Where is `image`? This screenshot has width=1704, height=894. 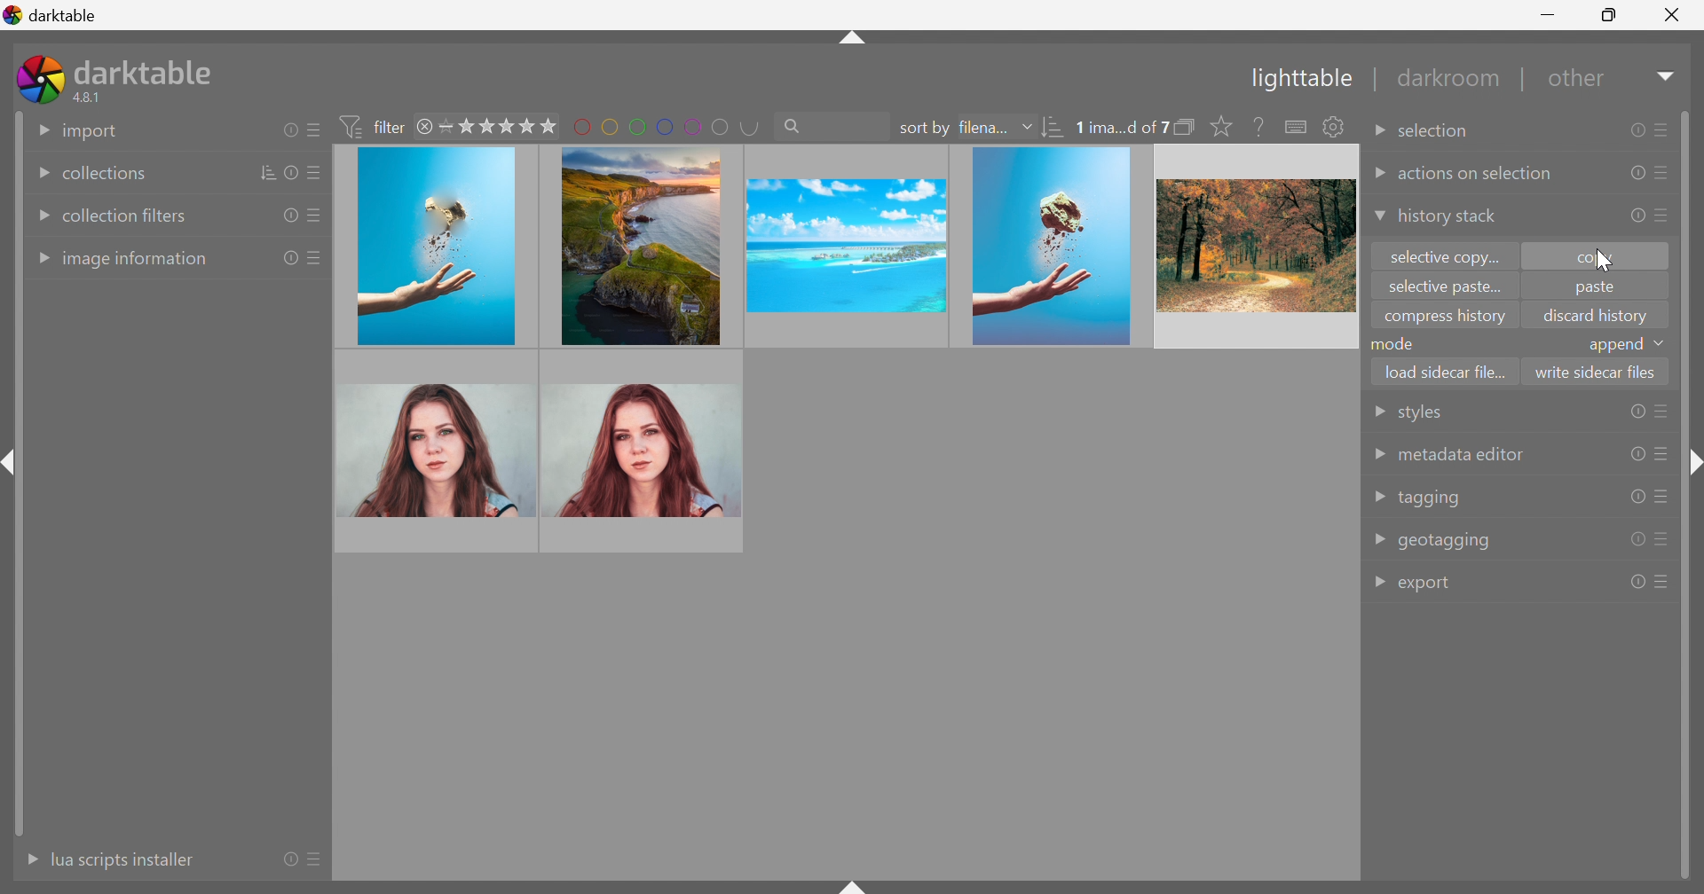
image is located at coordinates (637, 245).